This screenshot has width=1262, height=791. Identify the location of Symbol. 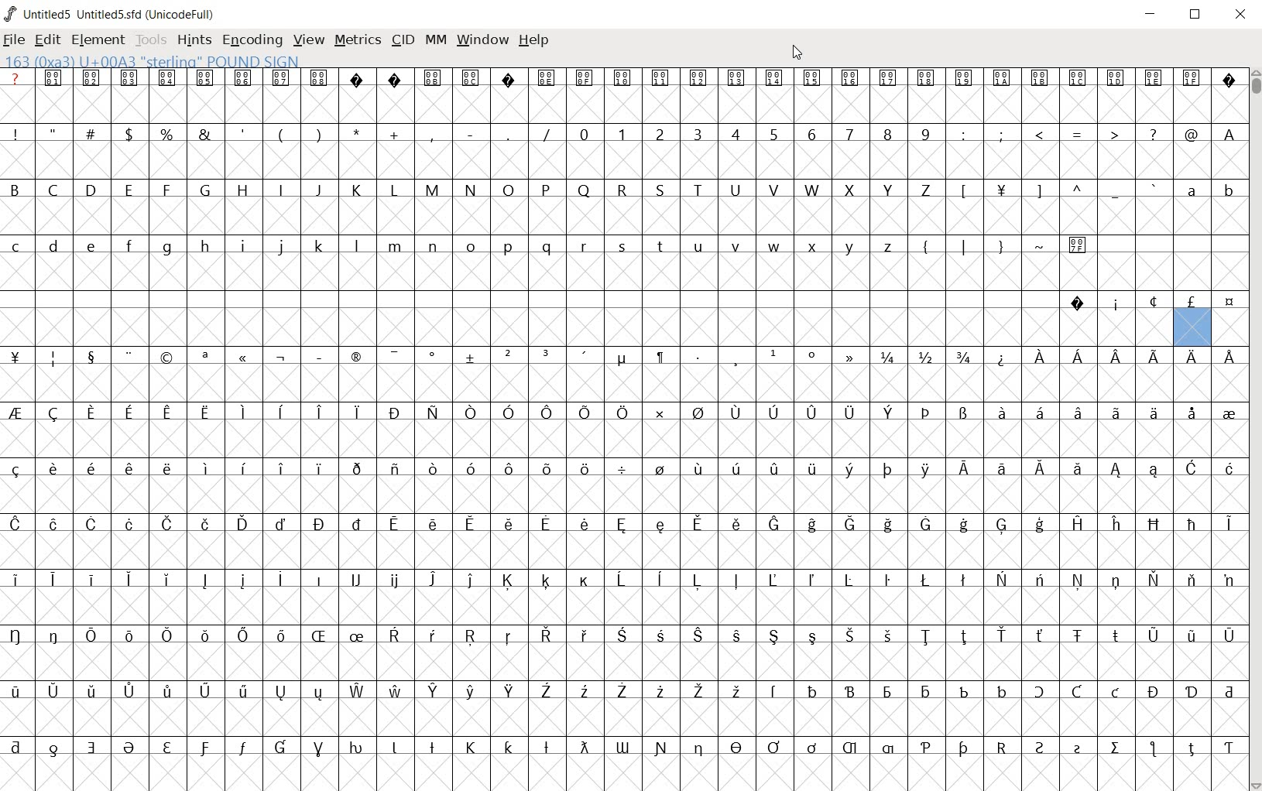
(1229, 635).